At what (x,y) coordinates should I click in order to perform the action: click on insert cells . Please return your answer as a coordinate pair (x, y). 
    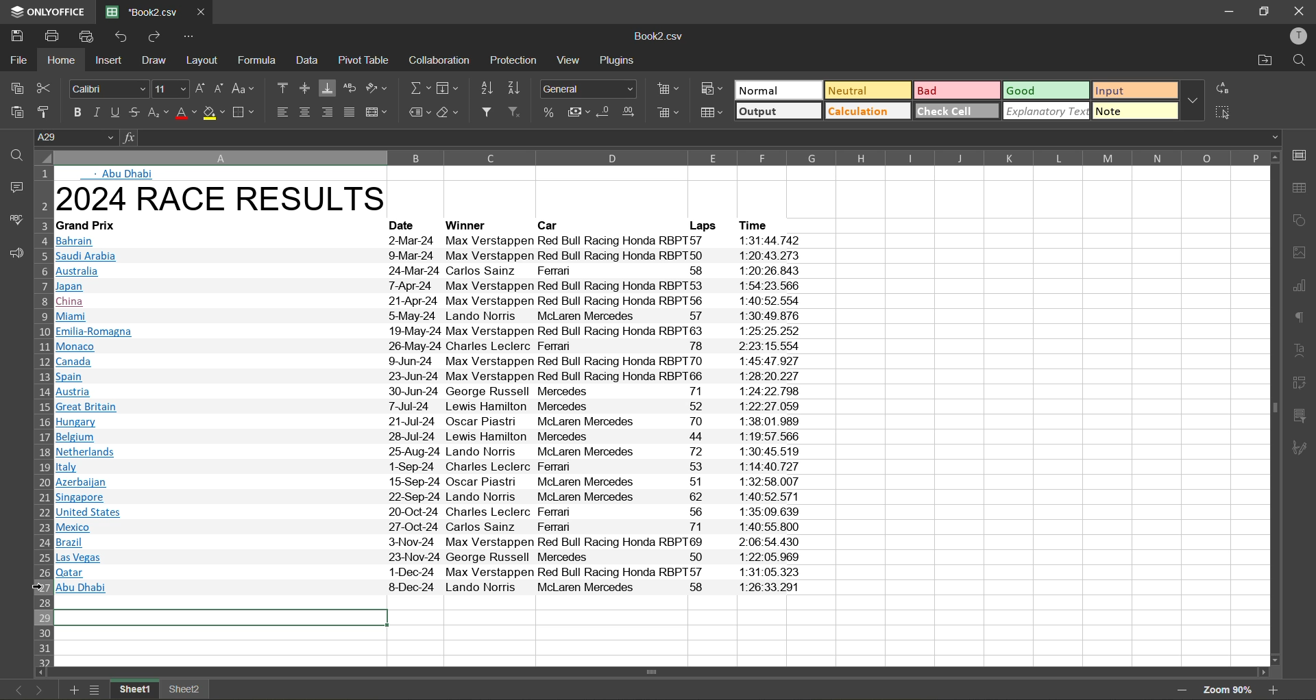
    Looking at the image, I should click on (669, 89).